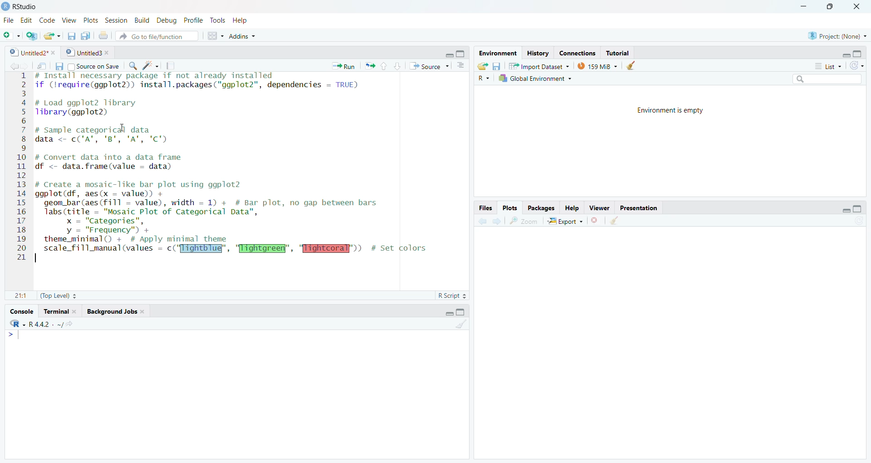 The height and width of the screenshot is (463, 871). I want to click on Compile Report, so click(173, 66).